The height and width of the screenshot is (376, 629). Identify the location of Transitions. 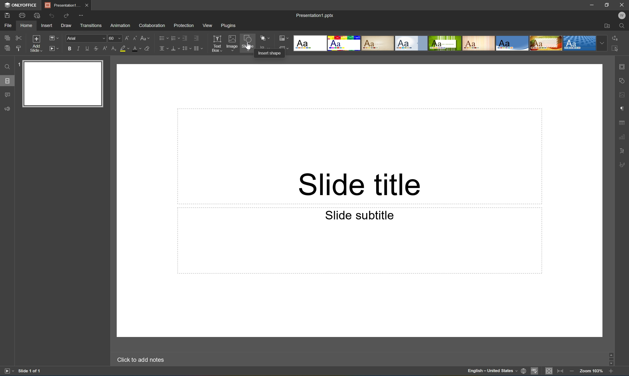
(90, 26).